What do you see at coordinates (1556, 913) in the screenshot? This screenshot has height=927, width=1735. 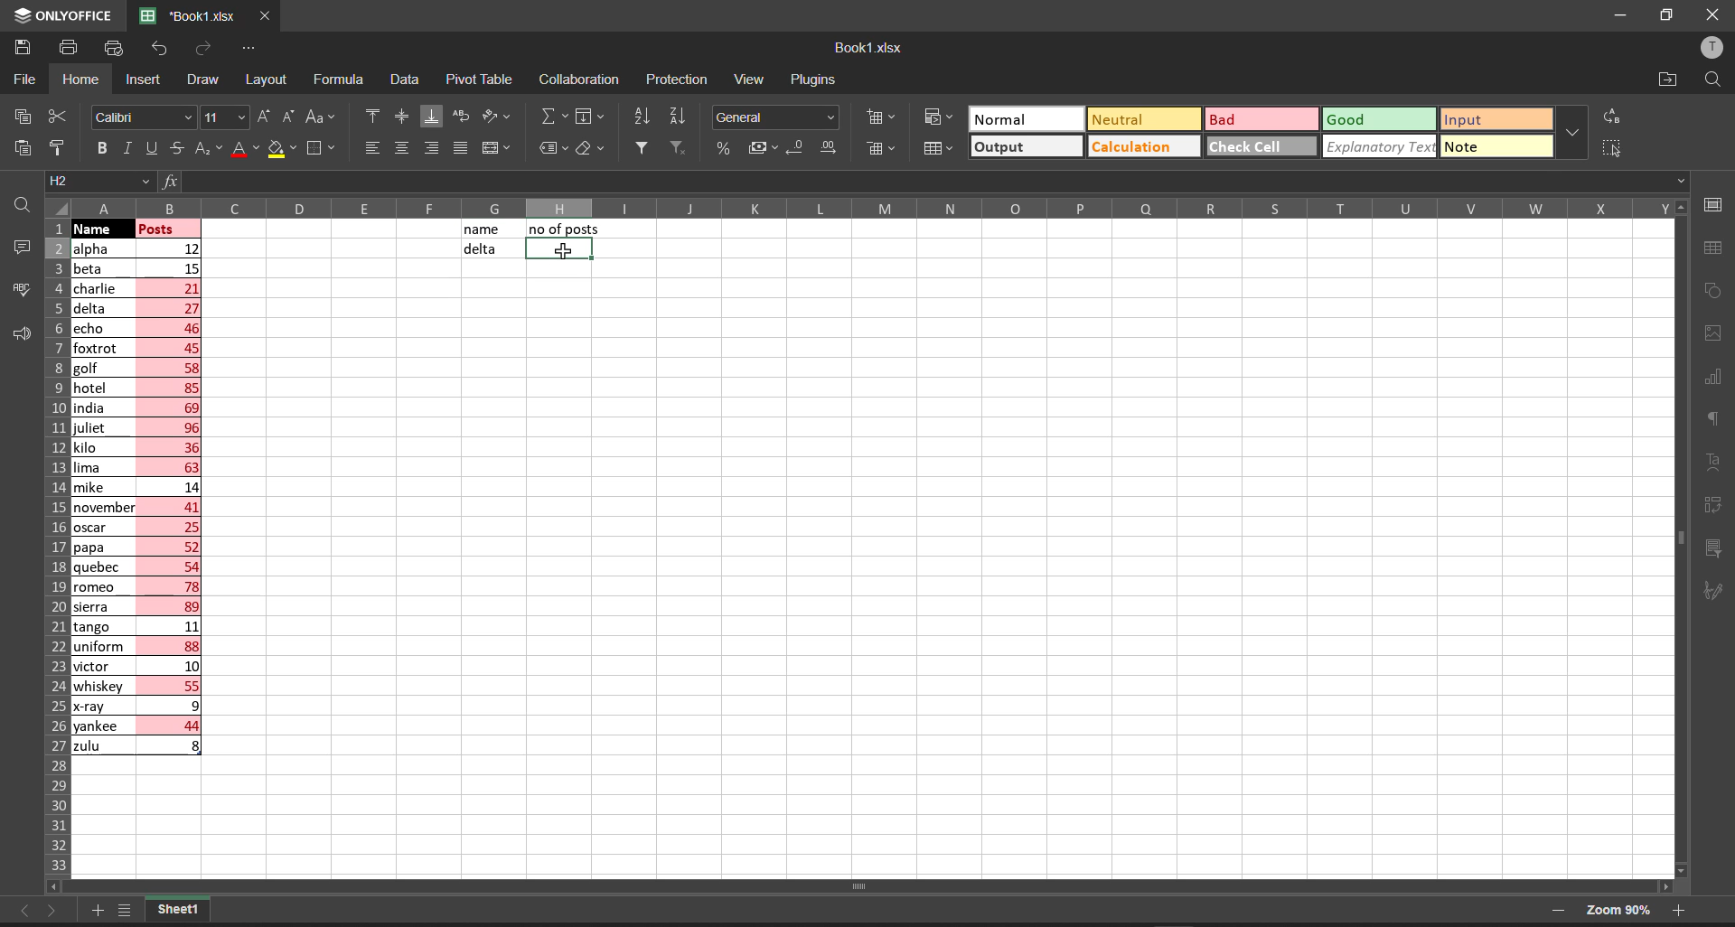 I see `zoom out` at bounding box center [1556, 913].